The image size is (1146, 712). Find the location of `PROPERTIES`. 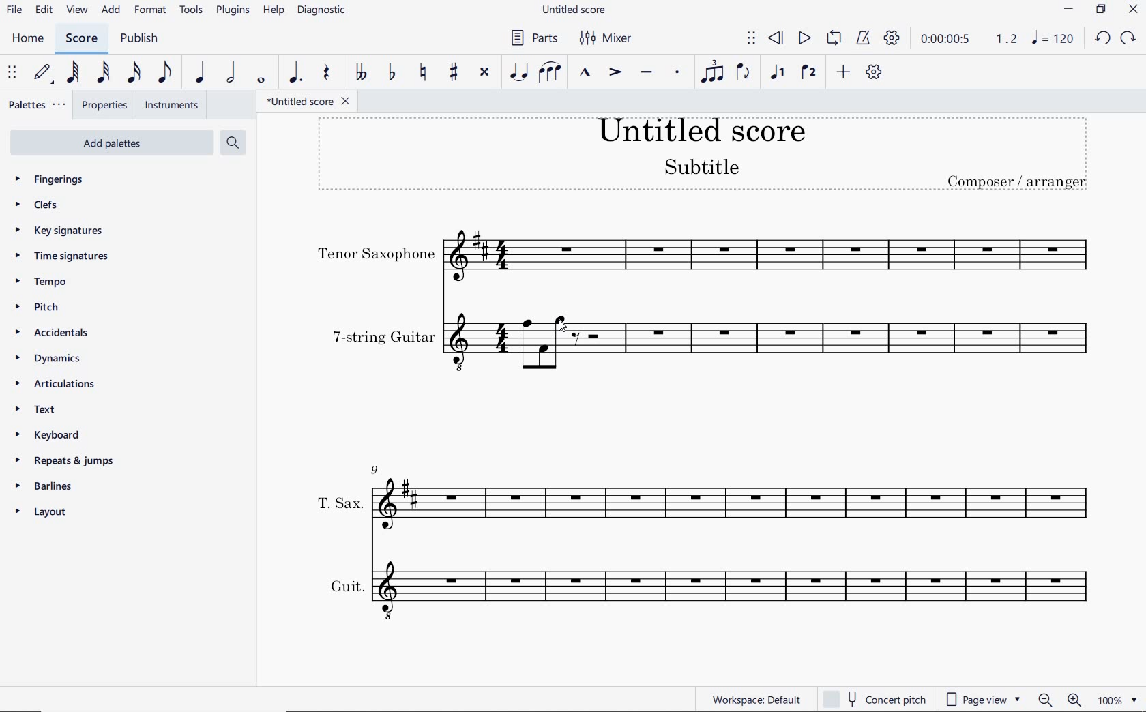

PROPERTIES is located at coordinates (108, 104).